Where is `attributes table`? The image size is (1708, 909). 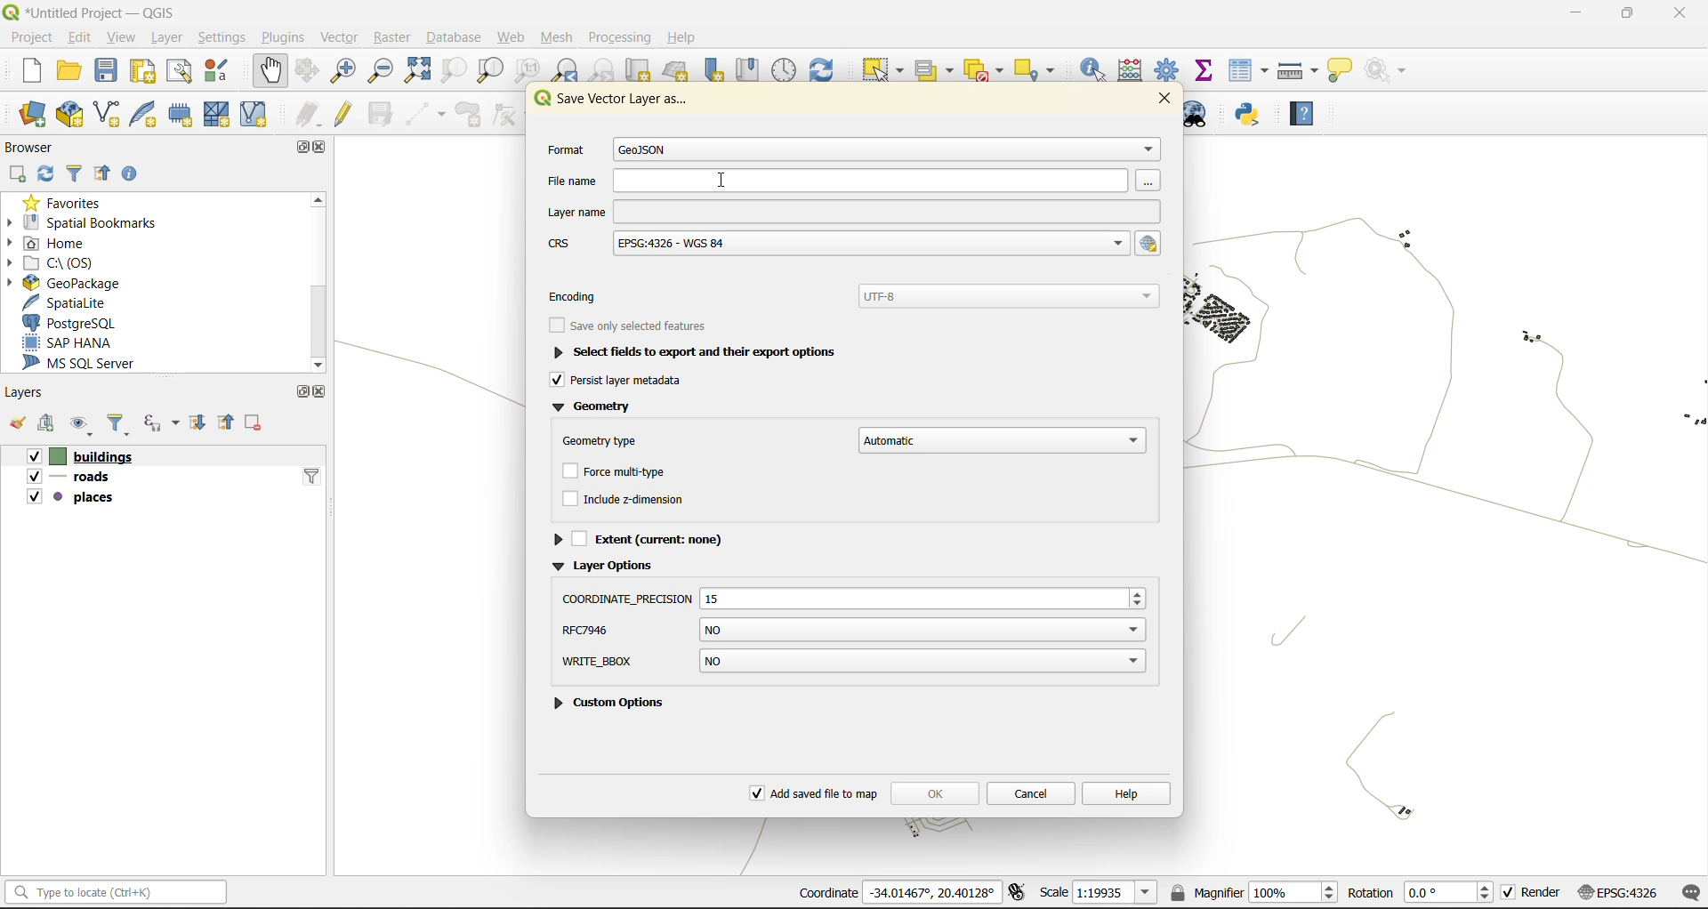 attributes table is located at coordinates (1248, 72).